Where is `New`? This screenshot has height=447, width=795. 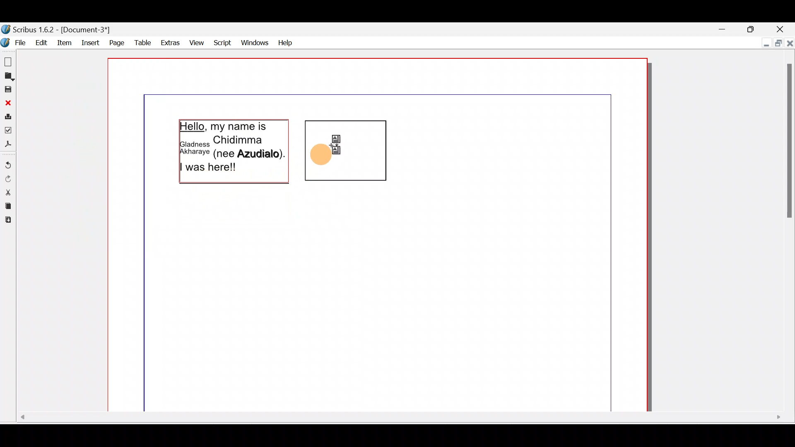 New is located at coordinates (9, 61).